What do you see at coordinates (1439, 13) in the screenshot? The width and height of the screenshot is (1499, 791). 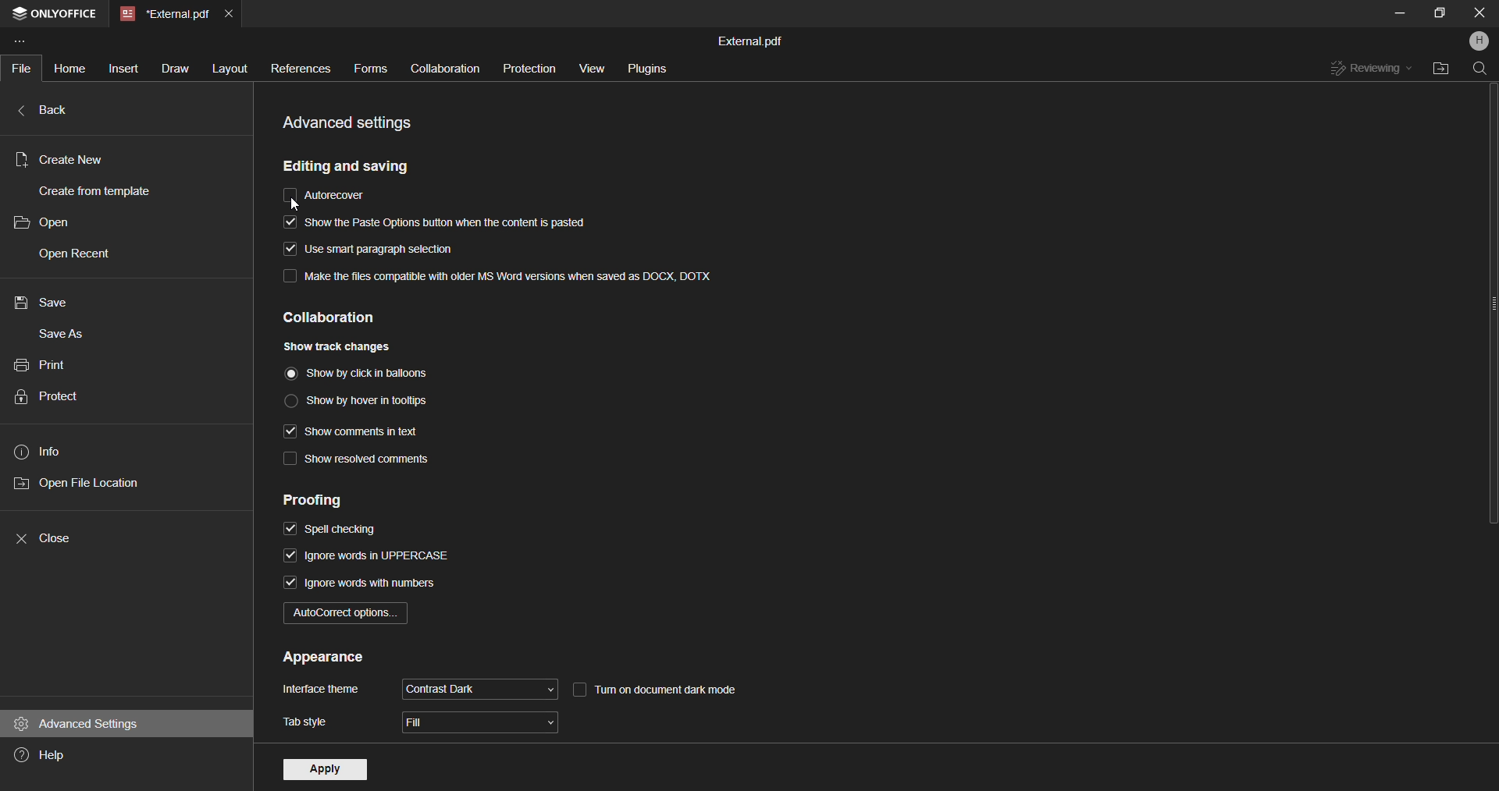 I see `Maximize` at bounding box center [1439, 13].